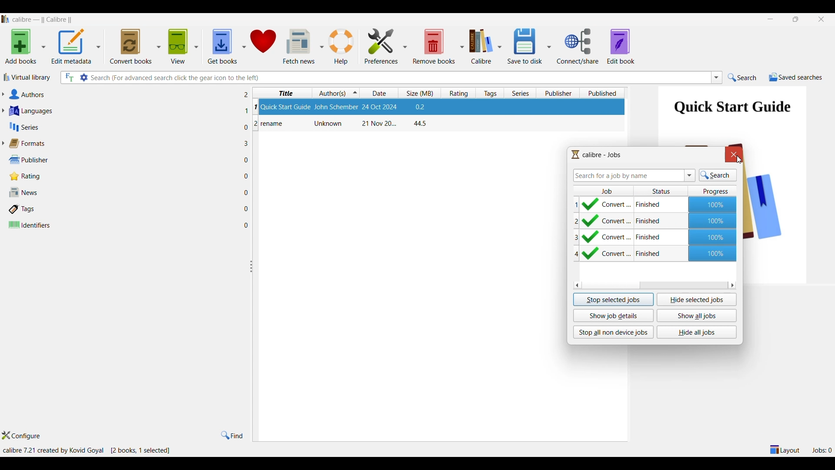 This screenshot has height=470, width=835. What do you see at coordinates (420, 93) in the screenshot?
I see `Size column` at bounding box center [420, 93].